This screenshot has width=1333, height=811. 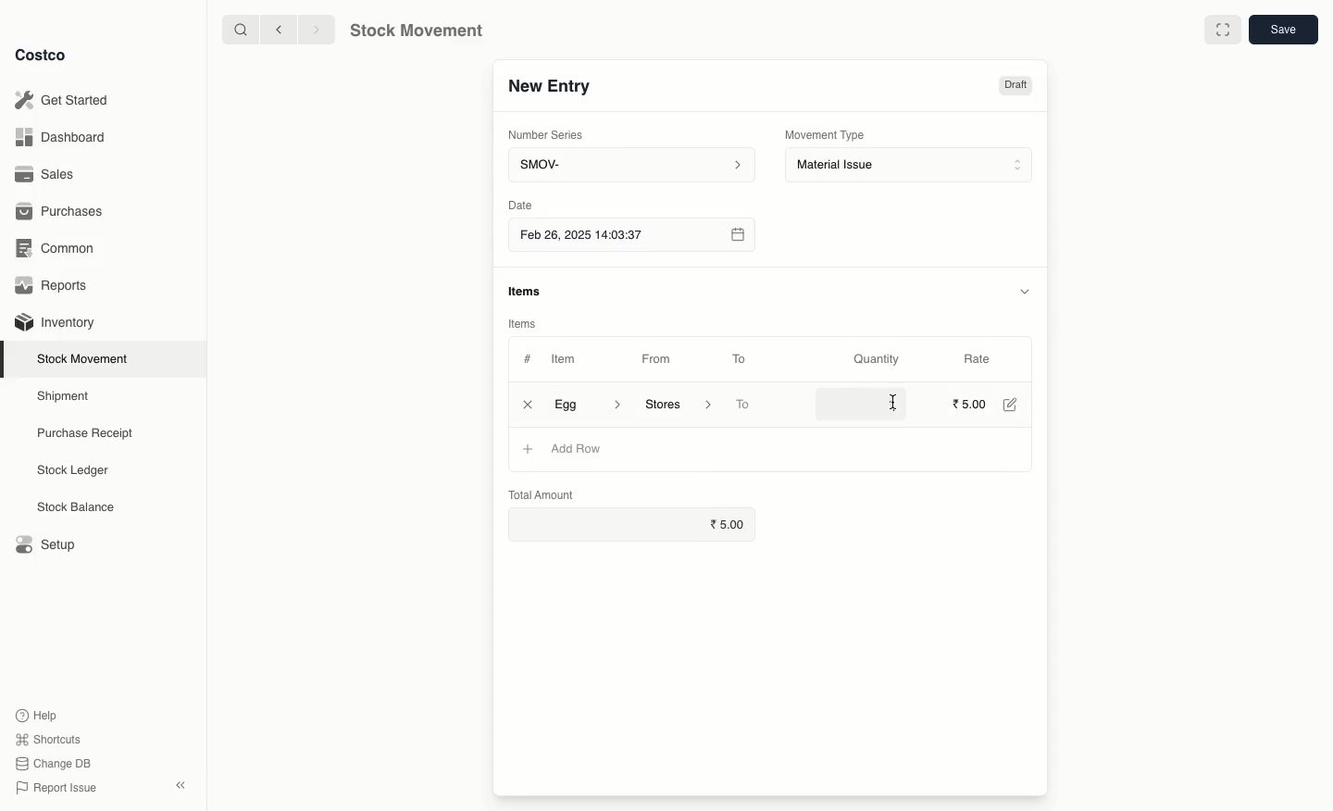 What do you see at coordinates (312, 29) in the screenshot?
I see `forward` at bounding box center [312, 29].